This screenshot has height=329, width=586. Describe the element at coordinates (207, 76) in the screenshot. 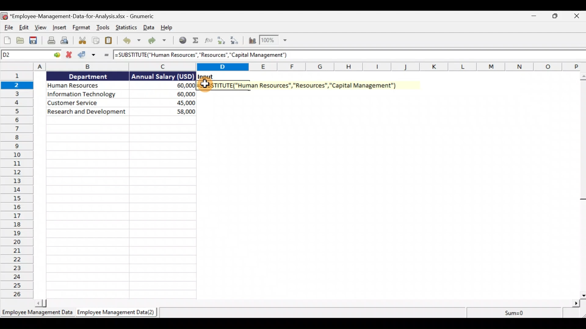

I see `input` at that location.